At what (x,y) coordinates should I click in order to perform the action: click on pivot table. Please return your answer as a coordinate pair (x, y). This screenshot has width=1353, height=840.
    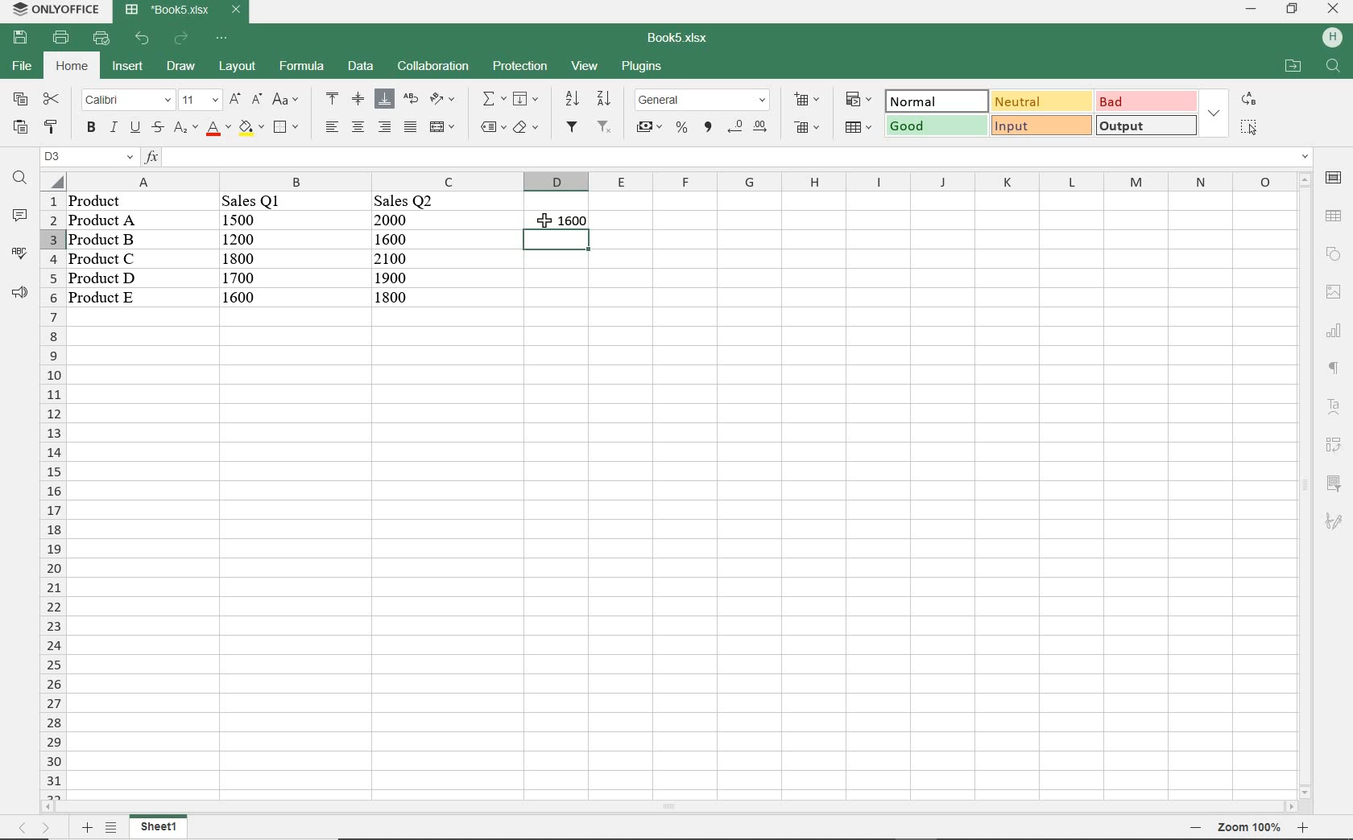
    Looking at the image, I should click on (1334, 446).